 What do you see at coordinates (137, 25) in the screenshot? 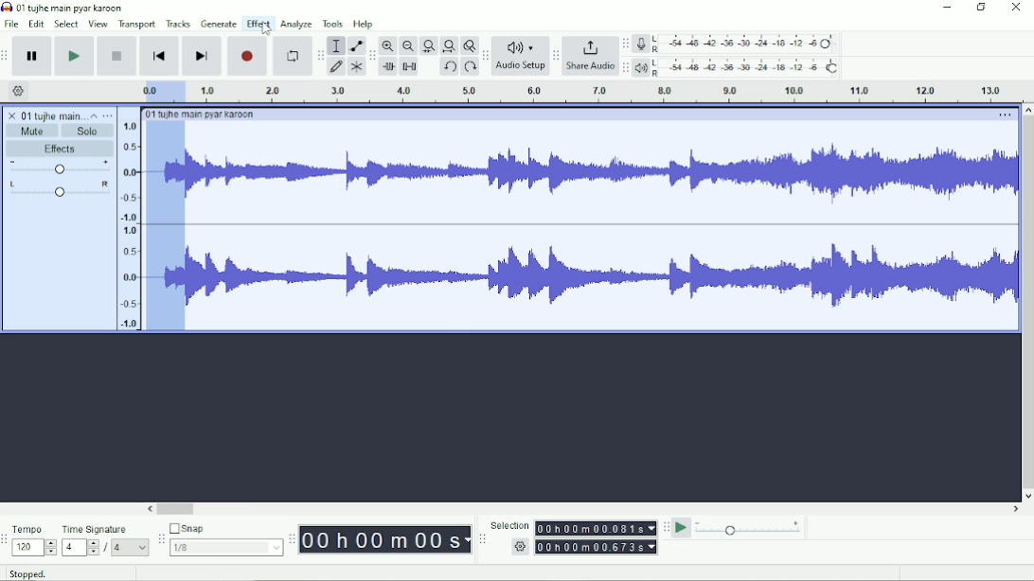
I see `Transport` at bounding box center [137, 25].